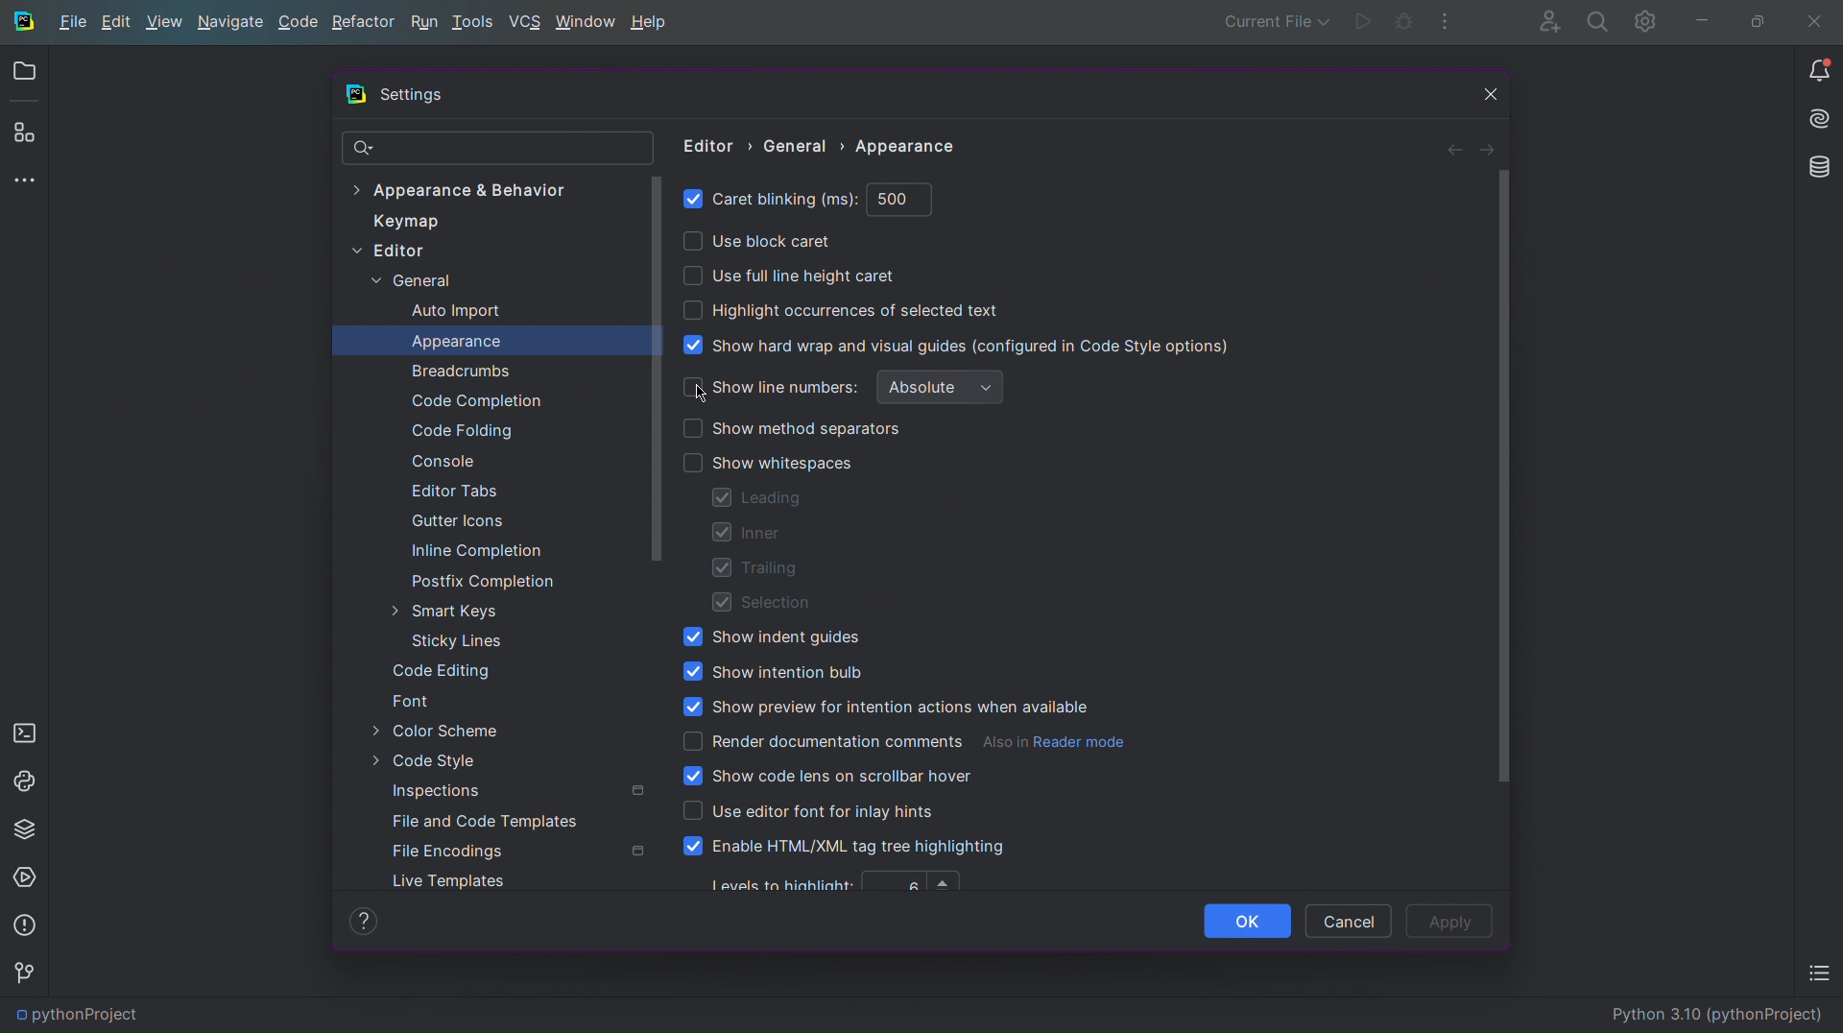 The image size is (1843, 1033). I want to click on Show preview for intention actions when available, so click(884, 708).